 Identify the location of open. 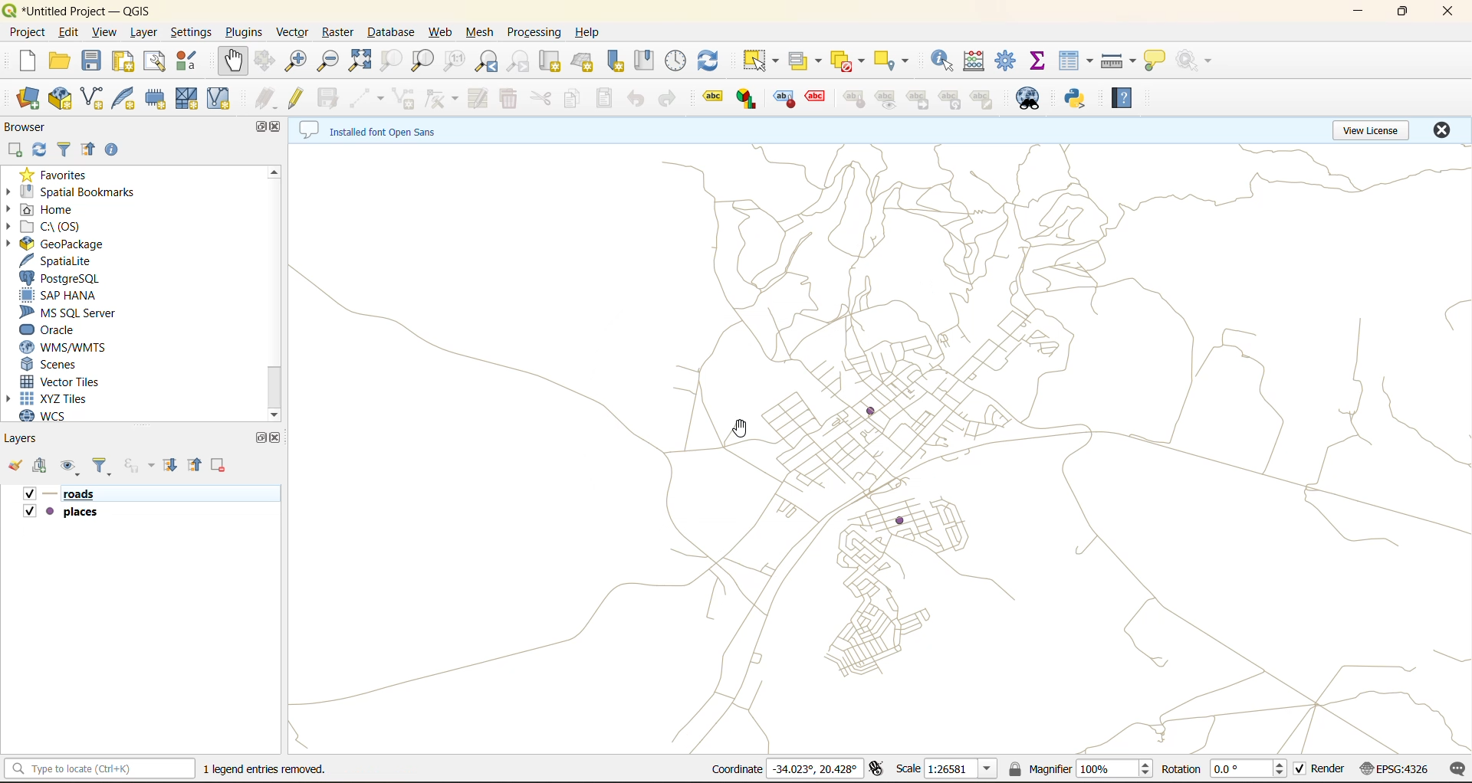
(58, 61).